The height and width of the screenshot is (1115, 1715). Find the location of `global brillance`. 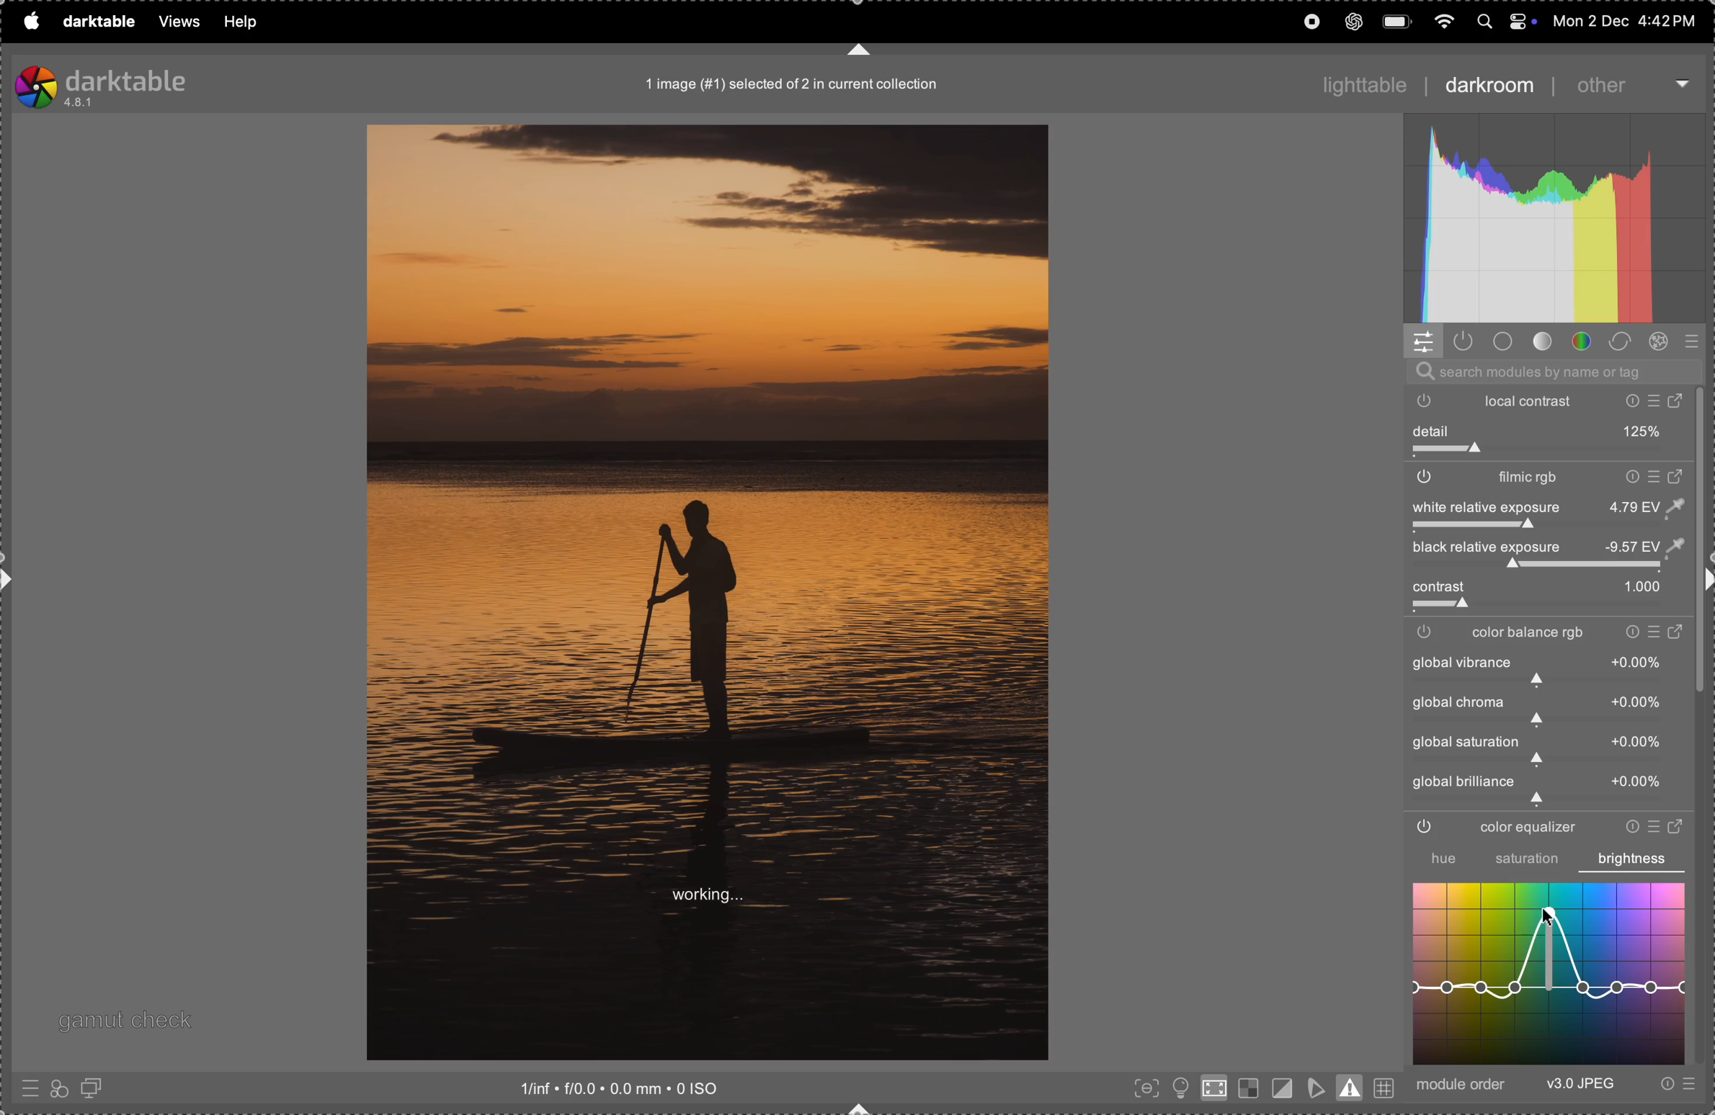

global brillance is located at coordinates (1541, 789).